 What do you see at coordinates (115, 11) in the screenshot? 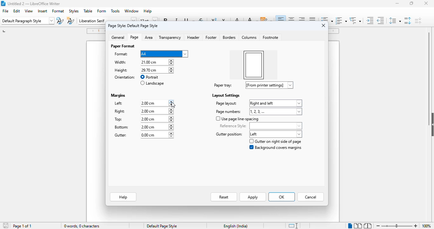
I see `tools` at bounding box center [115, 11].